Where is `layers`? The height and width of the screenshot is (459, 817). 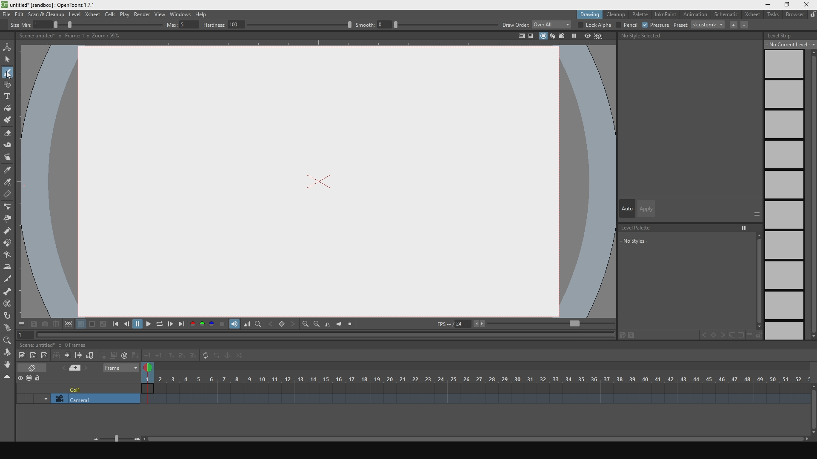
layers is located at coordinates (551, 37).